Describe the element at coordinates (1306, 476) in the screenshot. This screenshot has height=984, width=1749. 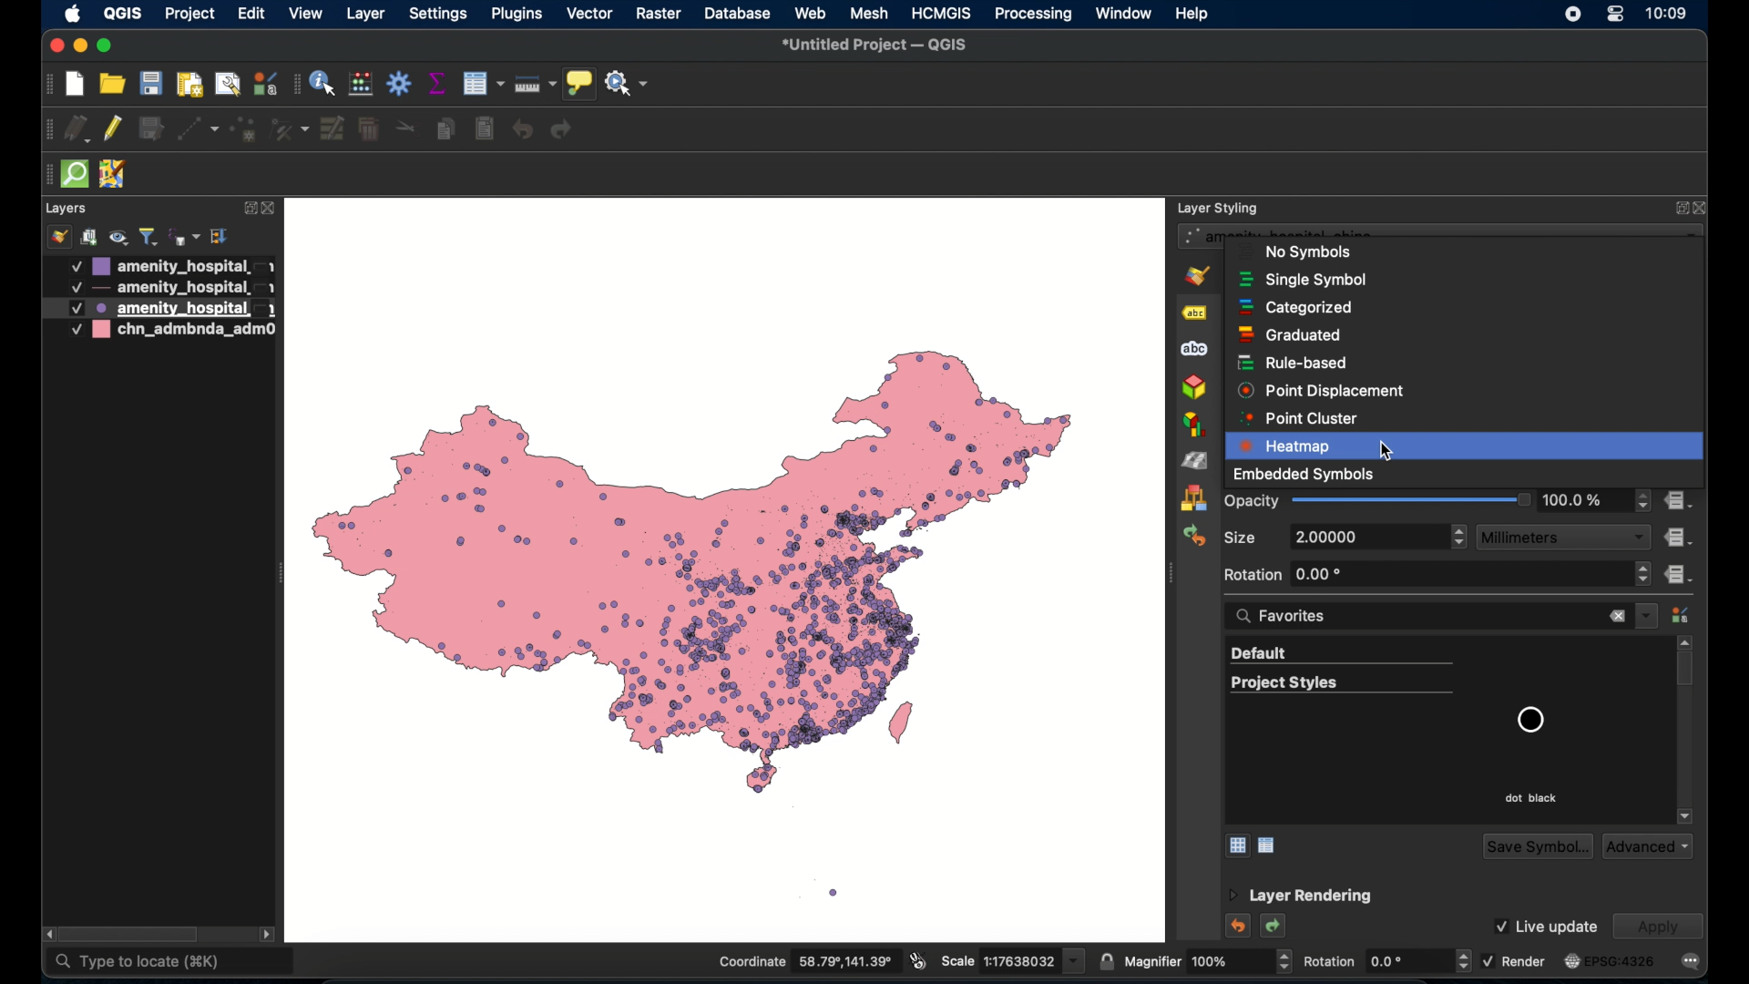
I see `embedded symbols` at that location.